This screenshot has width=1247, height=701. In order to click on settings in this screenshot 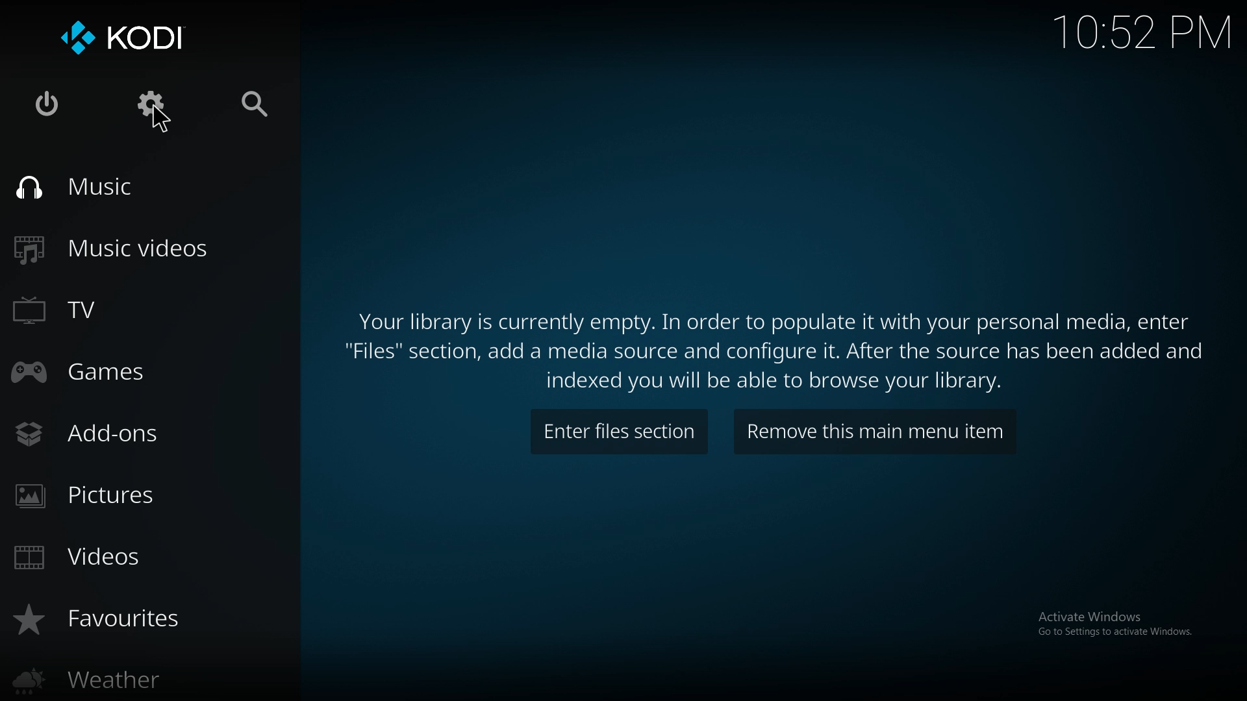, I will do `click(153, 105)`.